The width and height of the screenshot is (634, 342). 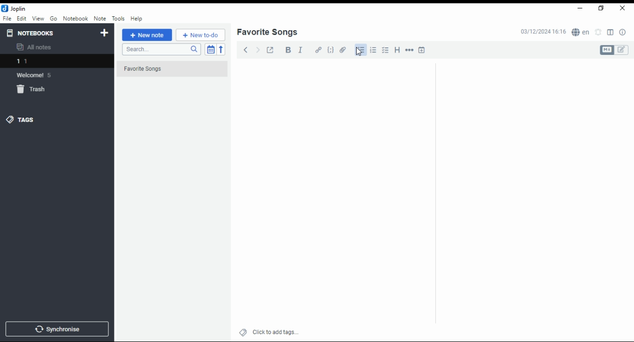 What do you see at coordinates (359, 52) in the screenshot?
I see `mouse pointer` at bounding box center [359, 52].